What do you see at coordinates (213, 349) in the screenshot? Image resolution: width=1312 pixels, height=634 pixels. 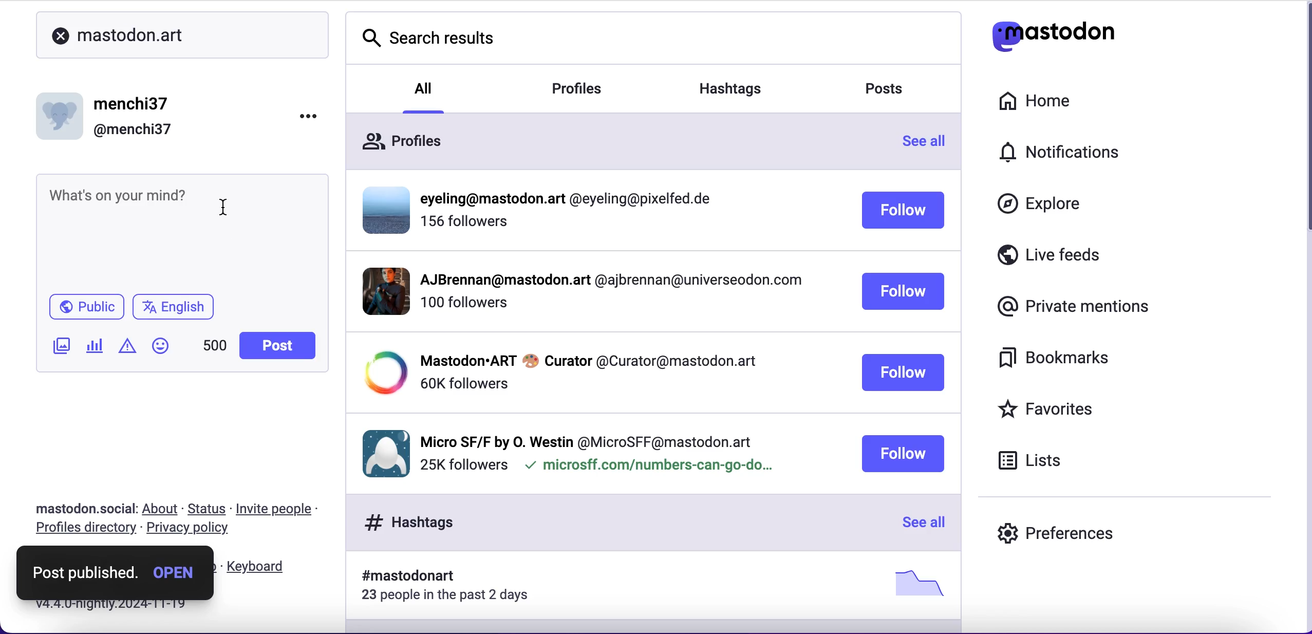 I see `characters left` at bounding box center [213, 349].